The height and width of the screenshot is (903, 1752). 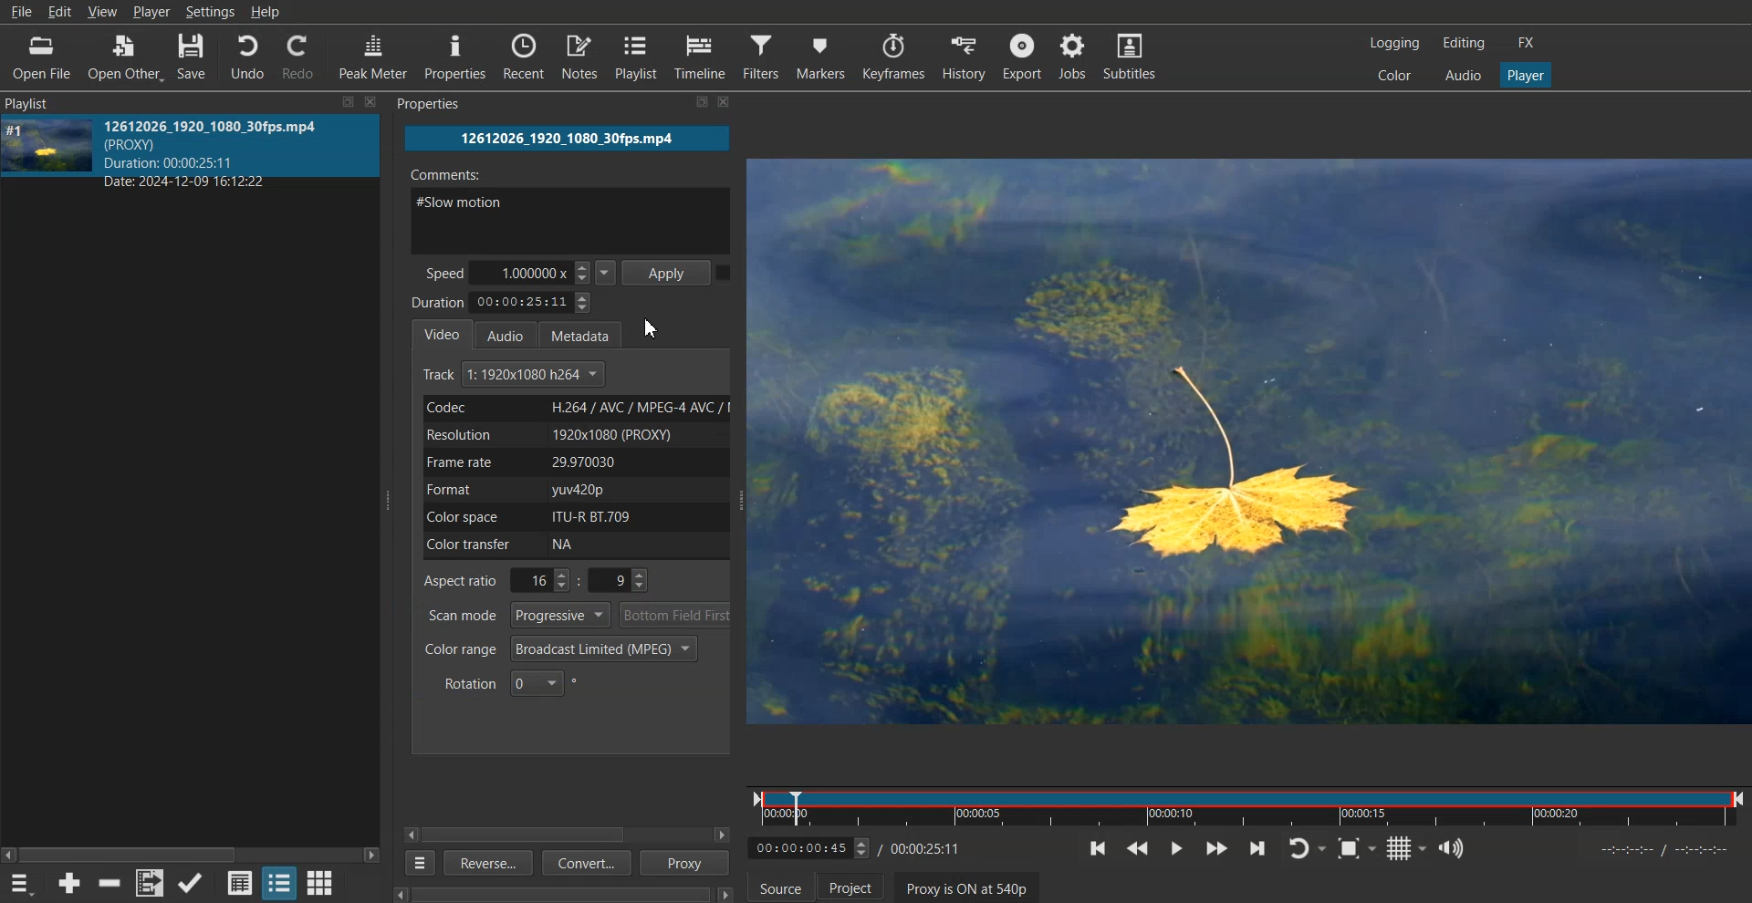 What do you see at coordinates (686, 863) in the screenshot?
I see `Proxy` at bounding box center [686, 863].